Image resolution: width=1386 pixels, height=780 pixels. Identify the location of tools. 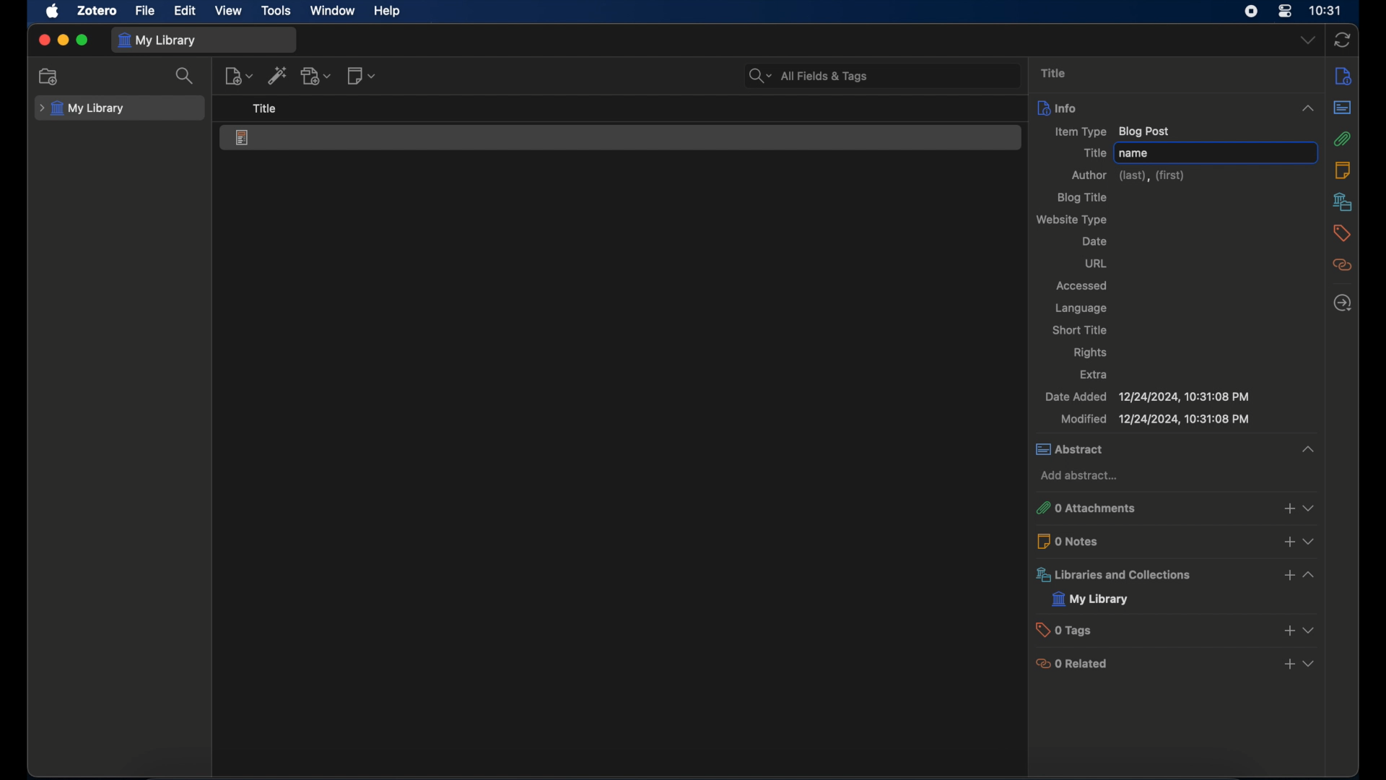
(276, 11).